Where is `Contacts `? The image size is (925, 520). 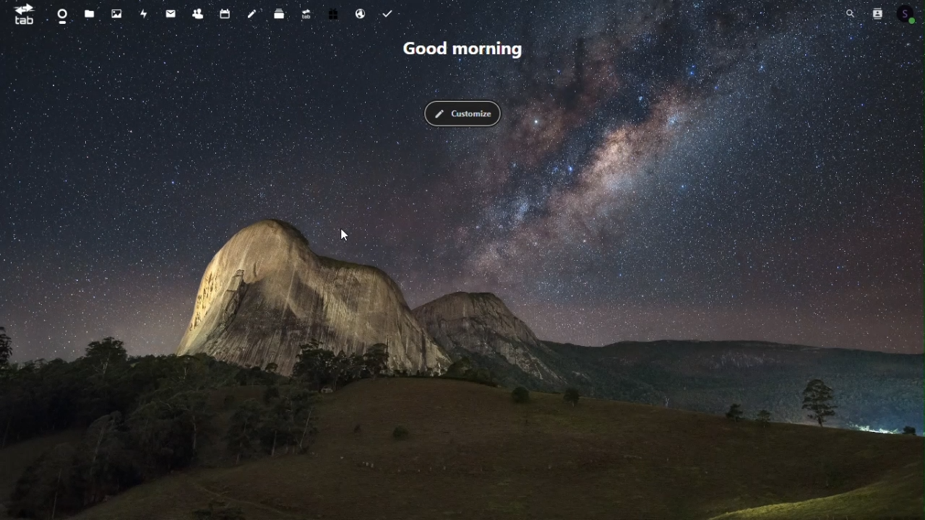 Contacts  is located at coordinates (197, 12).